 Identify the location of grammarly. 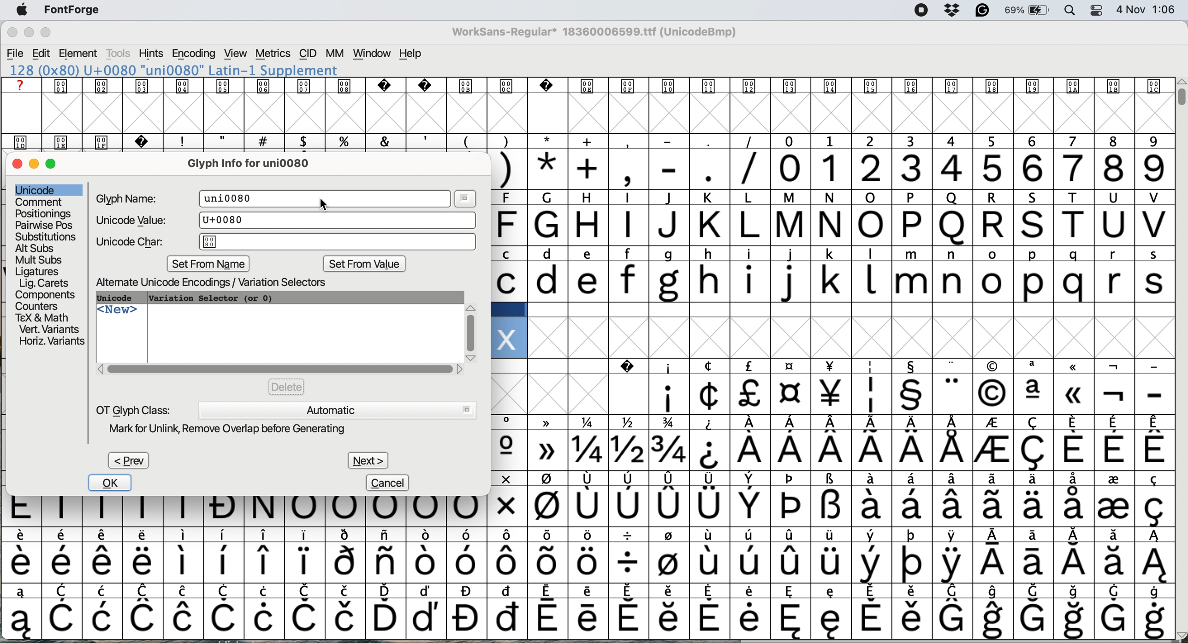
(981, 11).